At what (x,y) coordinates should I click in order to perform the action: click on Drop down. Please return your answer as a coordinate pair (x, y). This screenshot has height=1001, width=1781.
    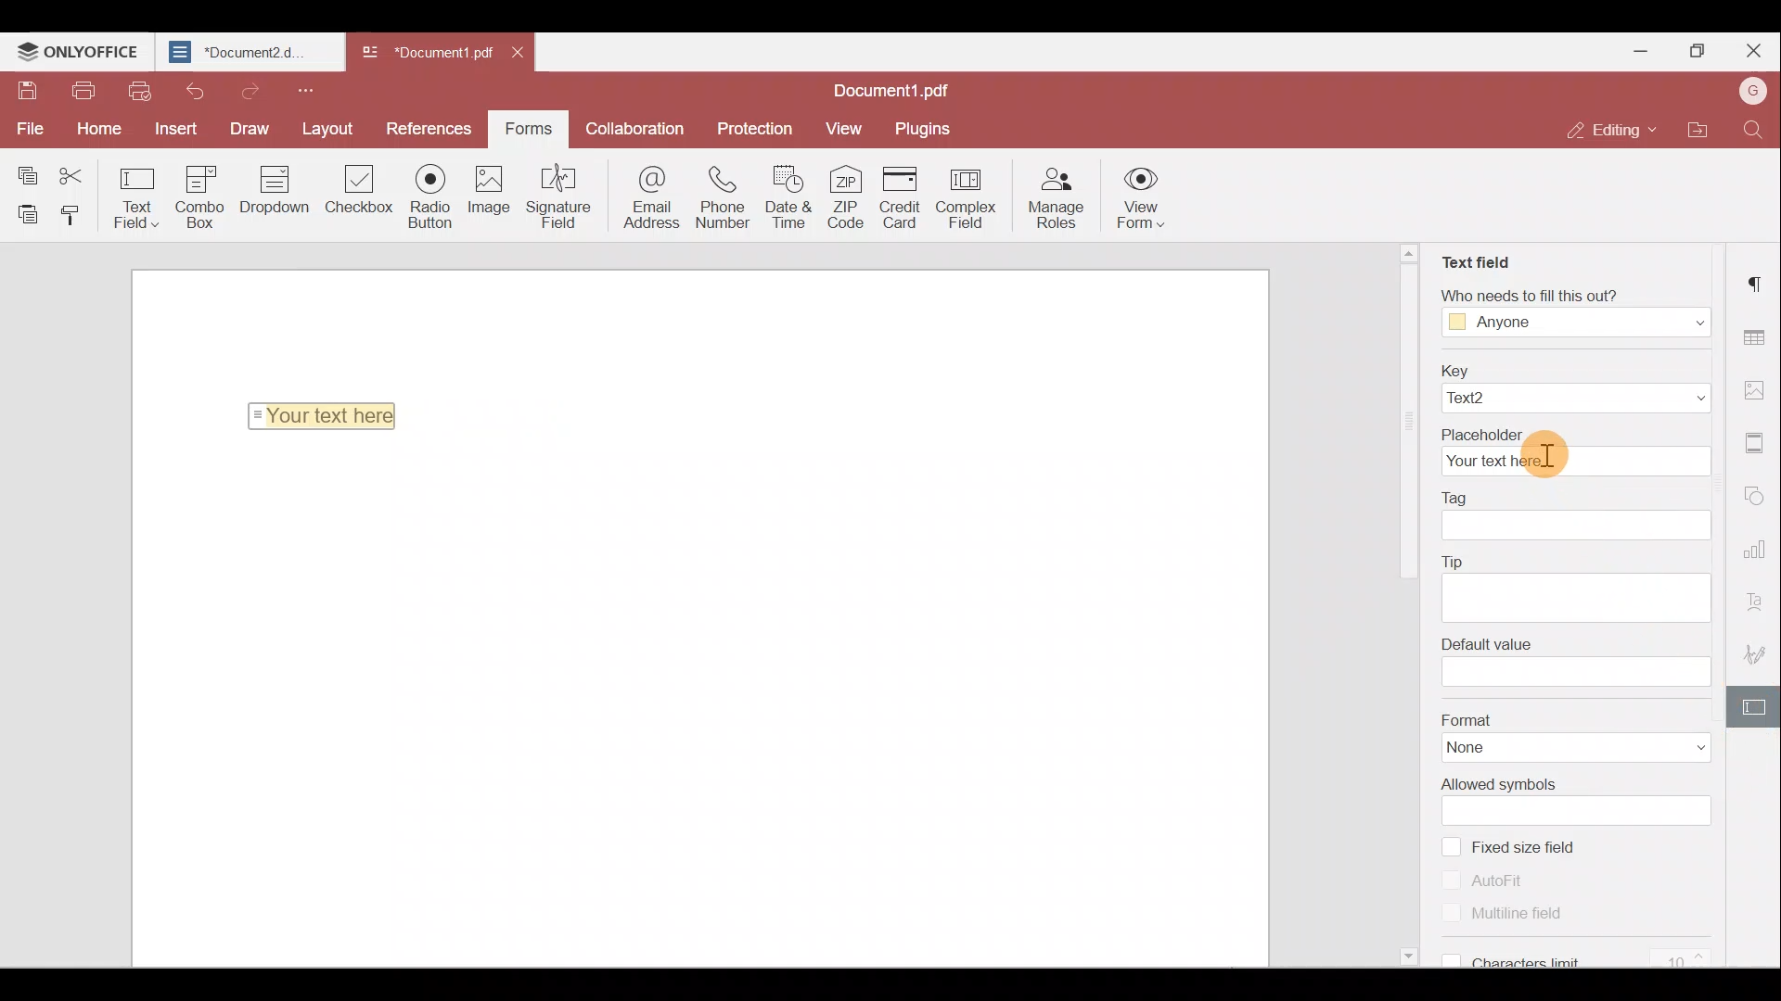
    Looking at the image, I should click on (282, 192).